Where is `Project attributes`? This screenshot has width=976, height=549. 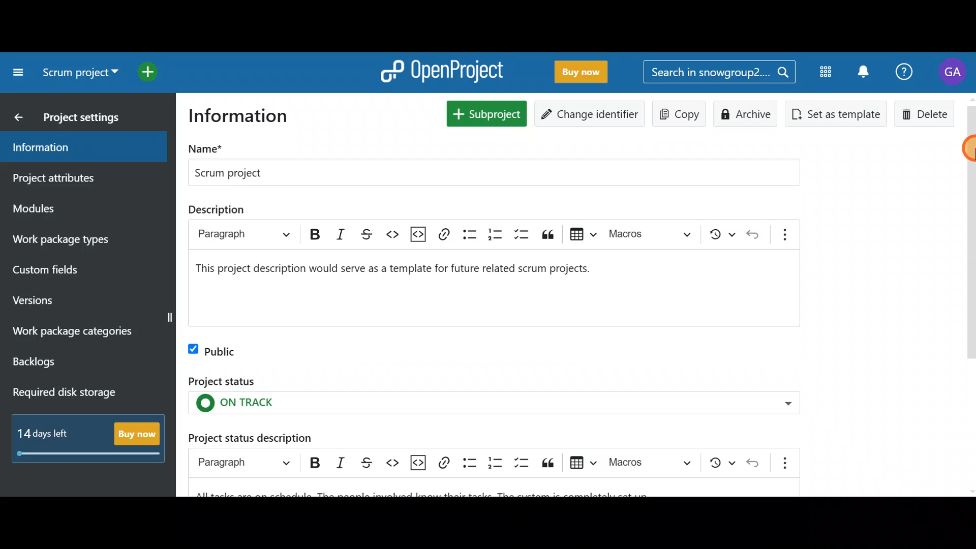
Project attributes is located at coordinates (73, 177).